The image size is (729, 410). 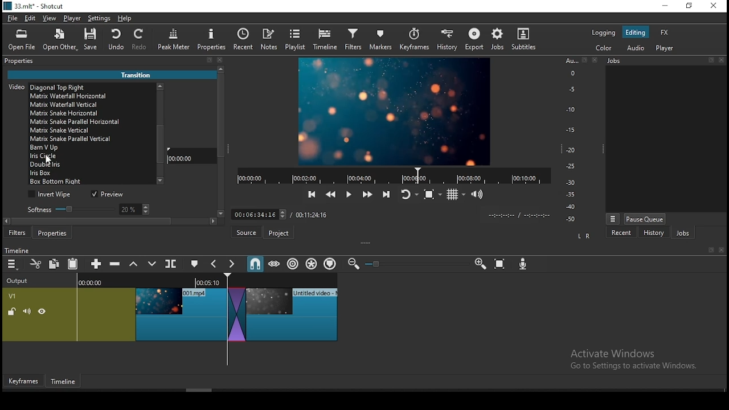 I want to click on filters, so click(x=353, y=40).